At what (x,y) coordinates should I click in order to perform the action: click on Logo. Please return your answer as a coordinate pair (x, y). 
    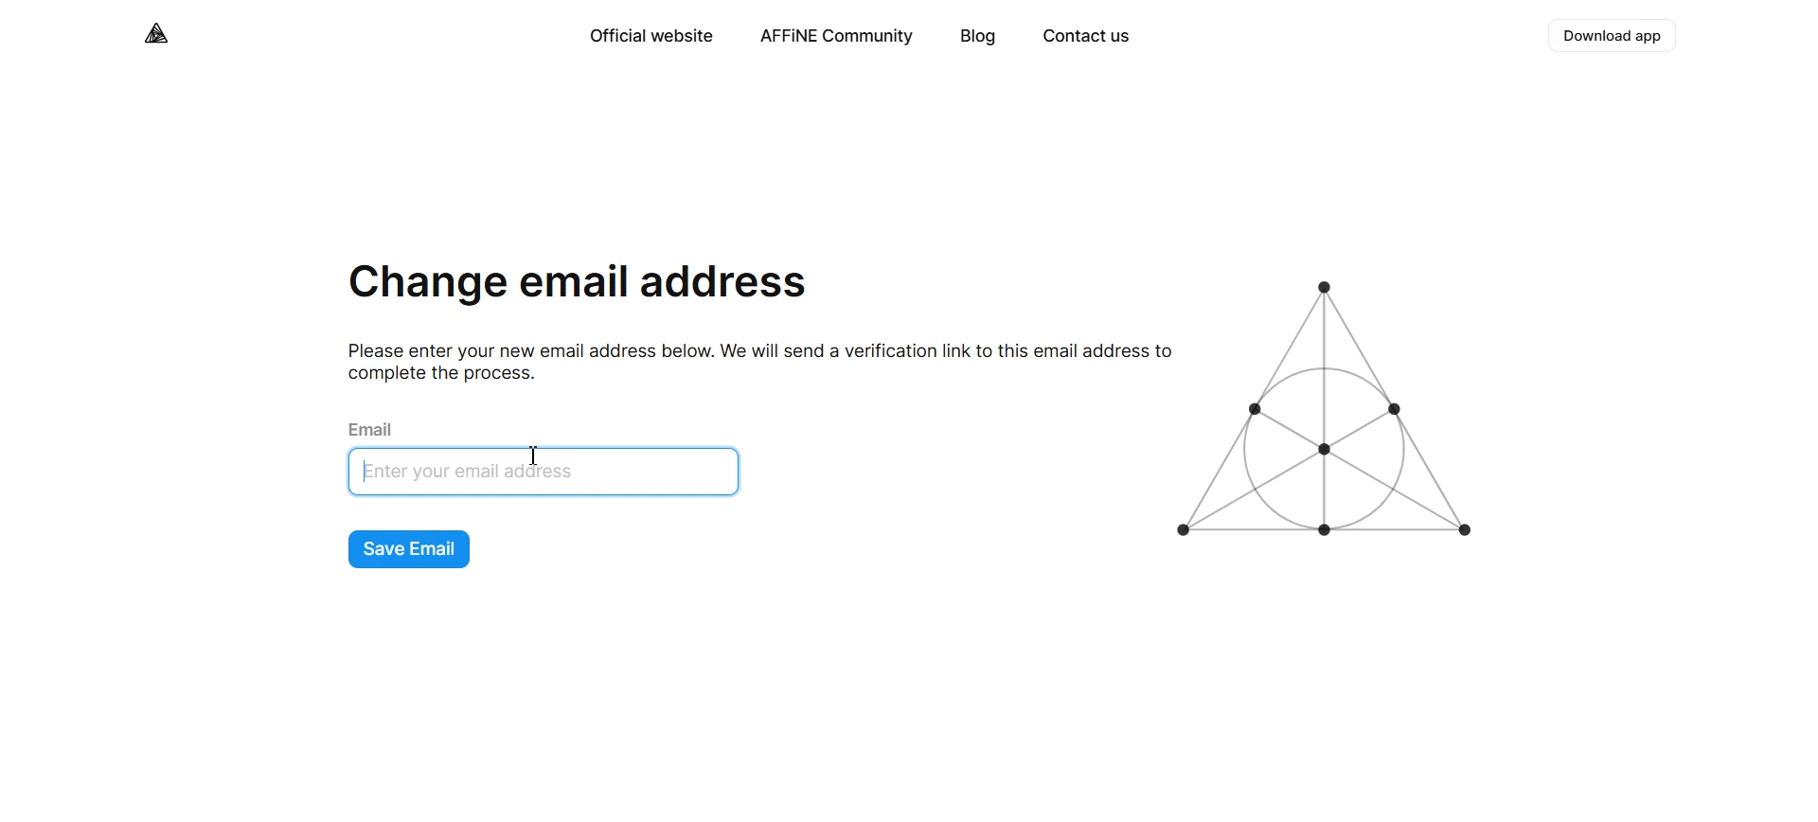
    Looking at the image, I should click on (1331, 410).